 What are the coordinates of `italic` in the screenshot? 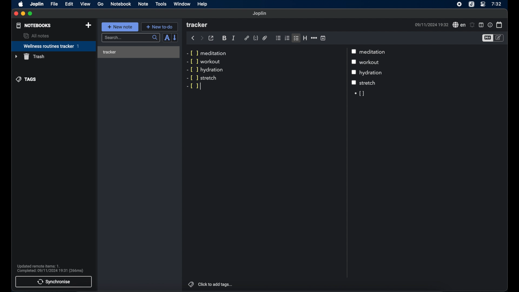 It's located at (234, 38).